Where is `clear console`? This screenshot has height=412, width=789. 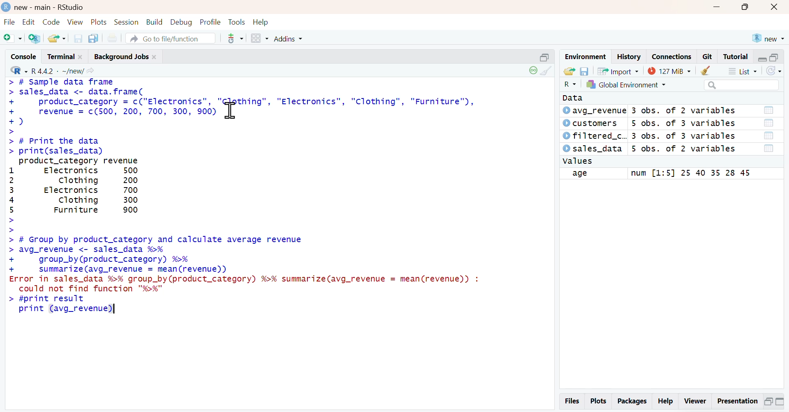 clear console is located at coordinates (549, 71).